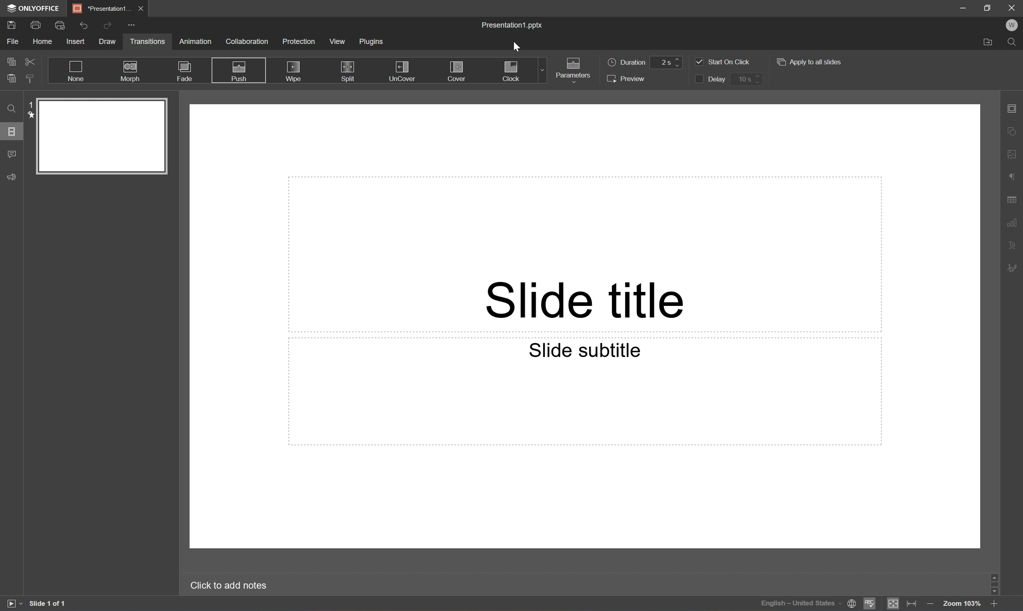 This screenshot has width=1023, height=611. What do you see at coordinates (183, 71) in the screenshot?
I see `Fade` at bounding box center [183, 71].